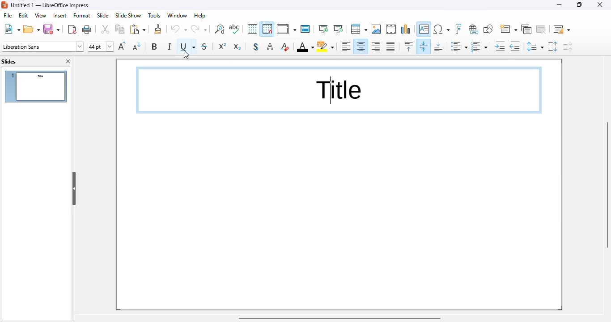 This screenshot has width=611, height=322. Describe the element at coordinates (376, 47) in the screenshot. I see `align right` at that location.